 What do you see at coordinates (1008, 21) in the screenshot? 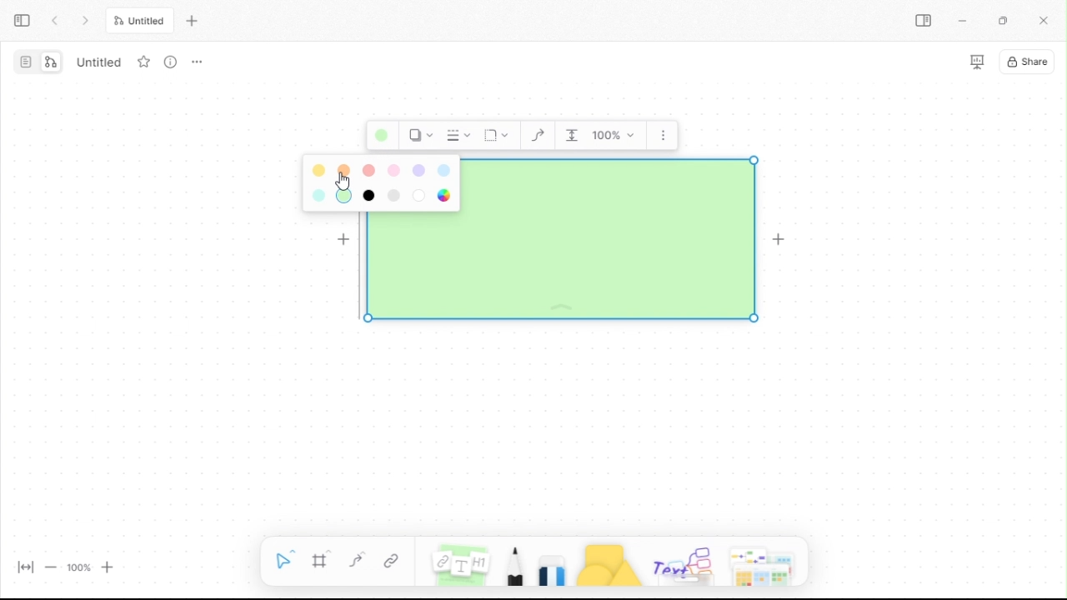
I see `restore` at bounding box center [1008, 21].